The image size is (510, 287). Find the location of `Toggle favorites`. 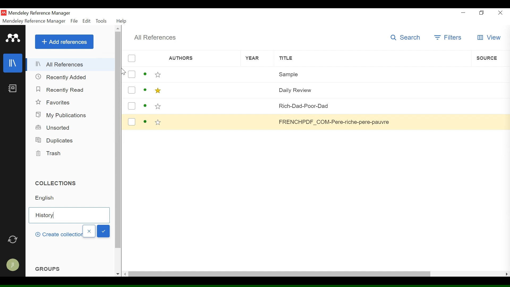

Toggle favorites is located at coordinates (158, 75).